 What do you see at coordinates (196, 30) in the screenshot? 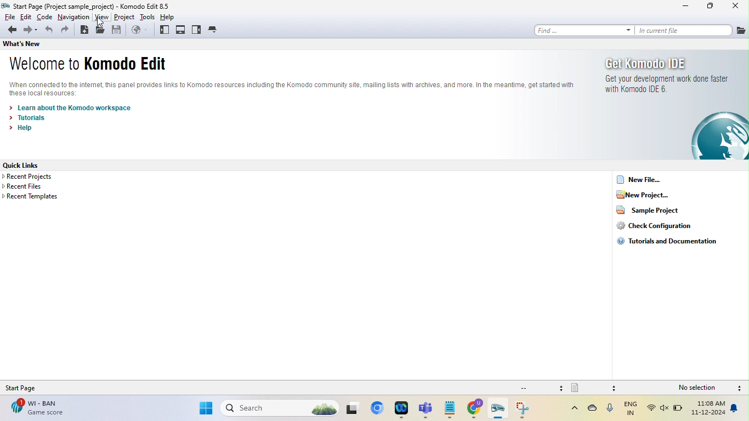
I see `right pane` at bounding box center [196, 30].